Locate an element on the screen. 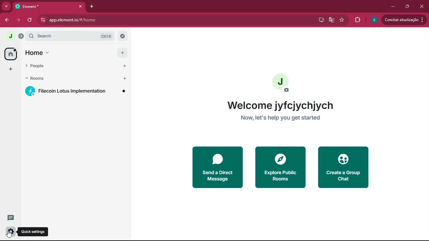 The width and height of the screenshot is (429, 241). welcome jyfcjychjych is located at coordinates (281, 105).